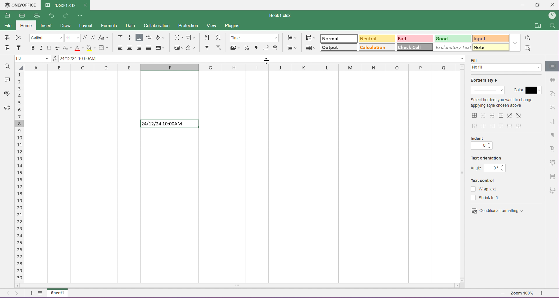 The image size is (559, 298). Describe the element at coordinates (256, 37) in the screenshot. I see `Number Format` at that location.